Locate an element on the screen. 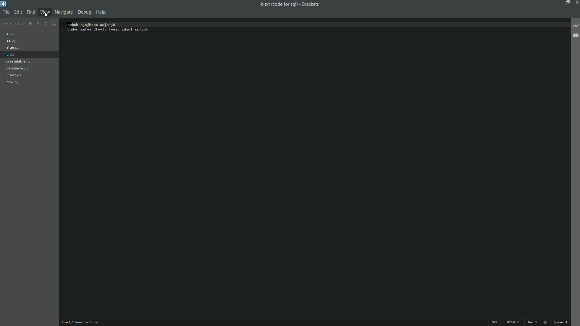  deleterow.py is located at coordinates (19, 68).